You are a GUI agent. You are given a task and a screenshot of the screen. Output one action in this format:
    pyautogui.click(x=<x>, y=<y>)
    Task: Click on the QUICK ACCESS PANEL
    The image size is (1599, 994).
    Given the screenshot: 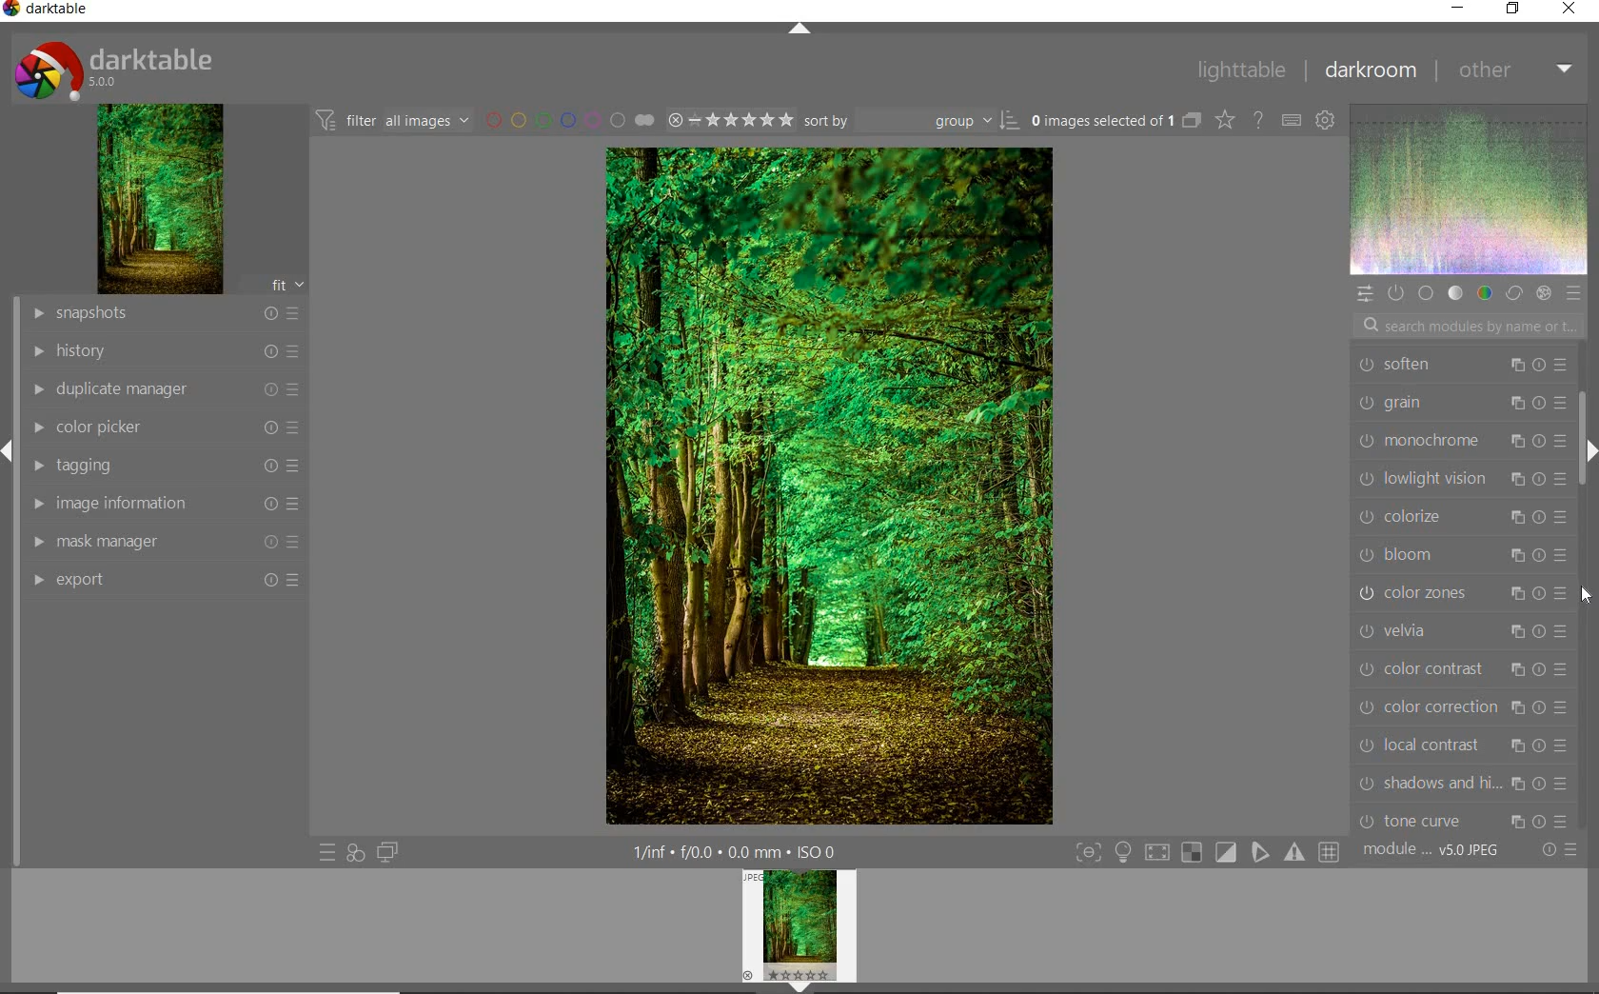 What is the action you would take?
    pyautogui.click(x=1366, y=293)
    